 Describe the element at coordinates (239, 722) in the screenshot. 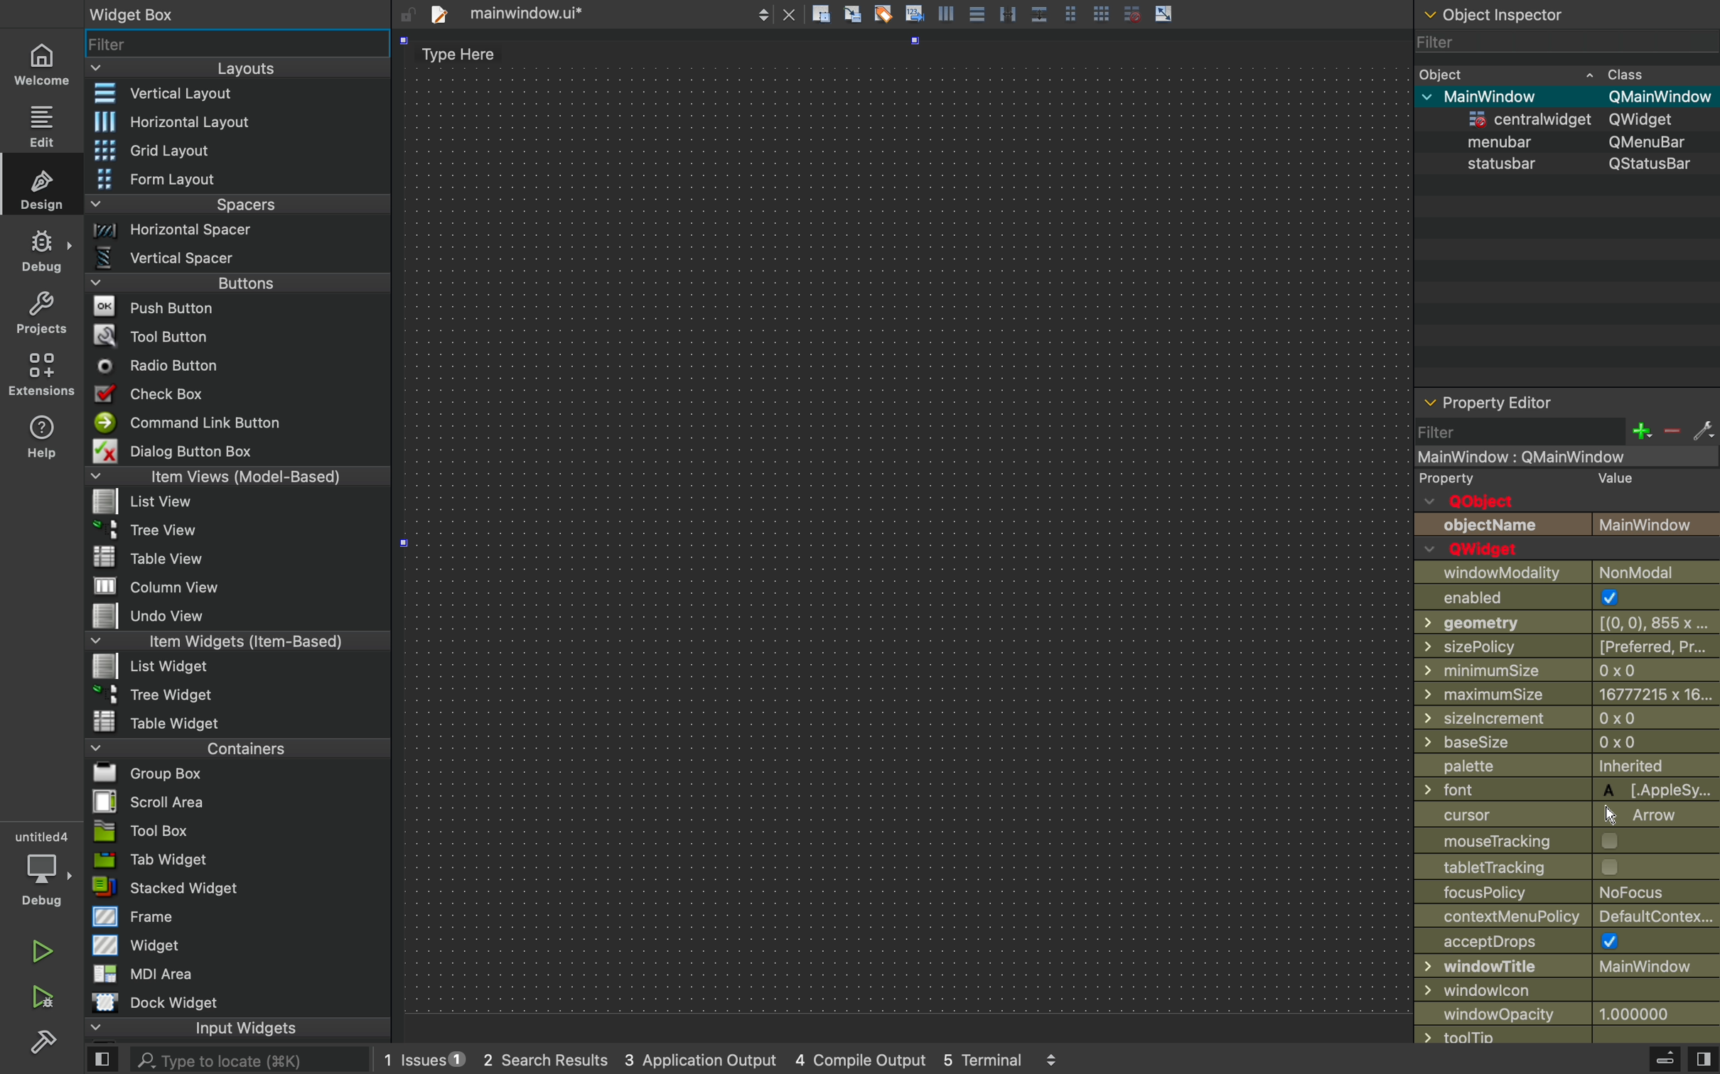

I see `table widget` at that location.